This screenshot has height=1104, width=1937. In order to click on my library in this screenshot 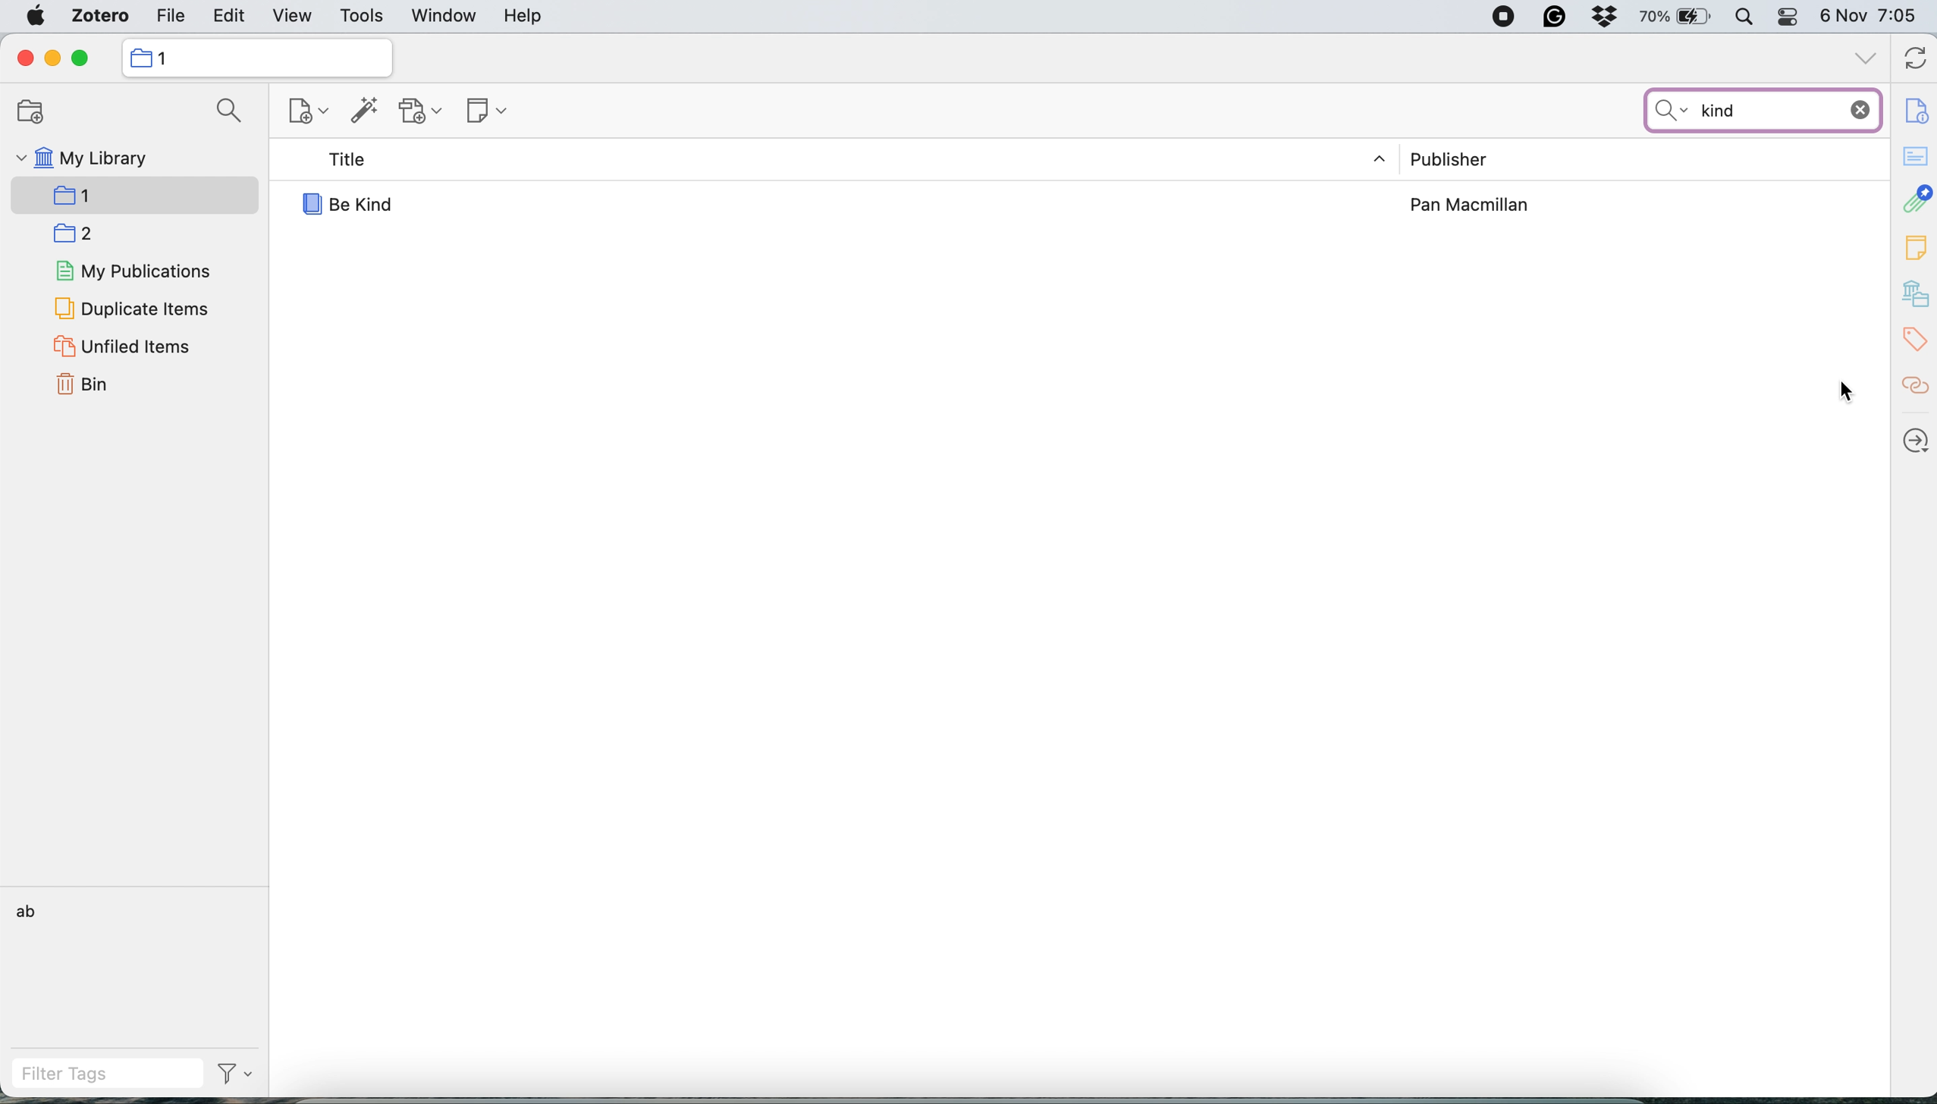, I will do `click(85, 156)`.